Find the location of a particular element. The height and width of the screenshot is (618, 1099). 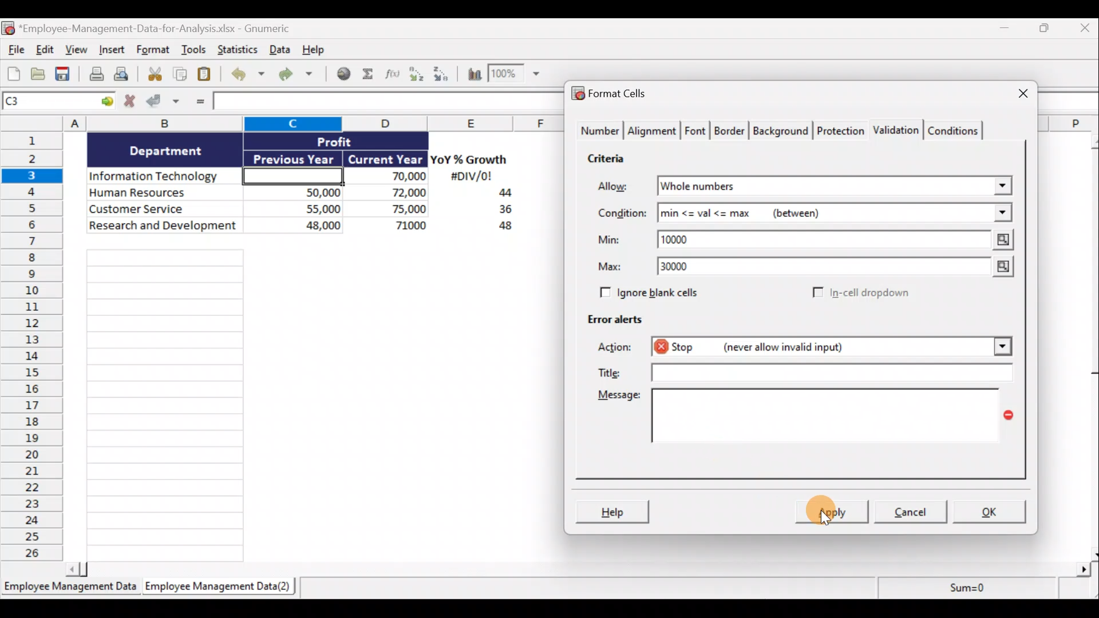

Enter formula is located at coordinates (198, 103).